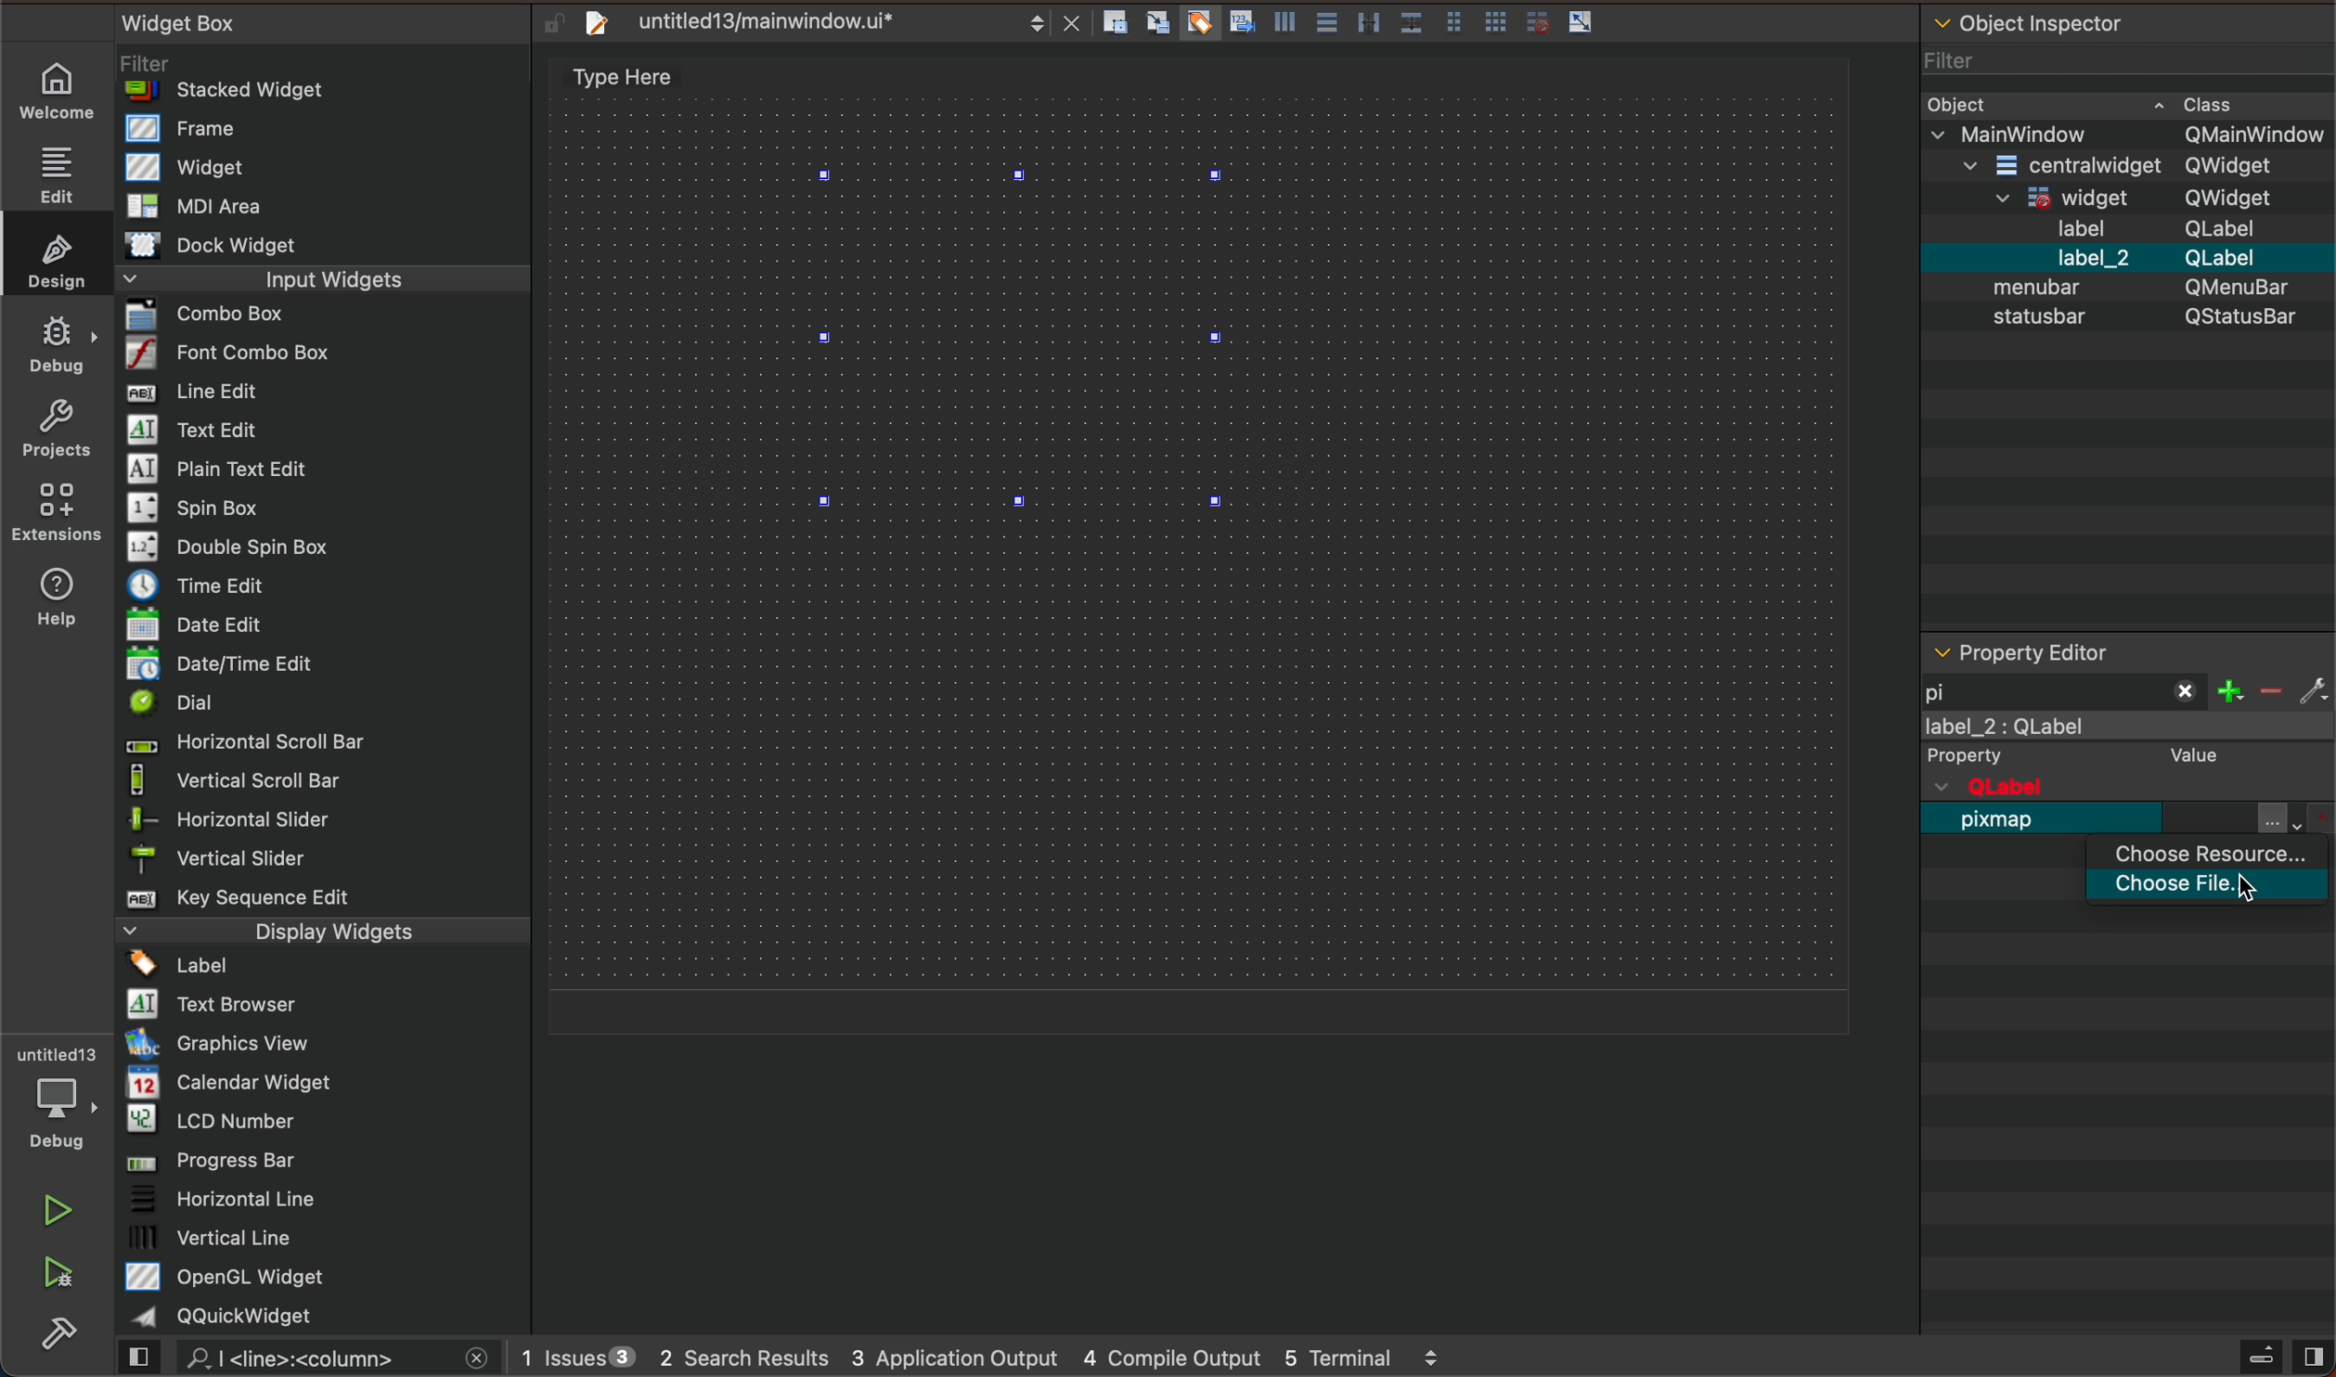 The image size is (2336, 1377). What do you see at coordinates (2219, 889) in the screenshot?
I see `choose file` at bounding box center [2219, 889].